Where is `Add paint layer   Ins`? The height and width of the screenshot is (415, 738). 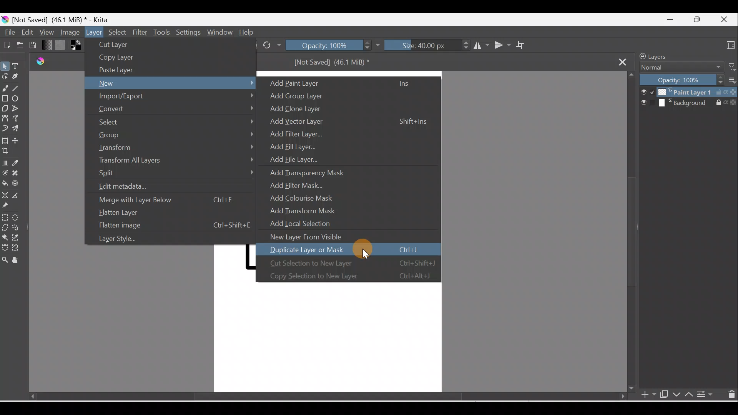 Add paint layer   Ins is located at coordinates (344, 83).